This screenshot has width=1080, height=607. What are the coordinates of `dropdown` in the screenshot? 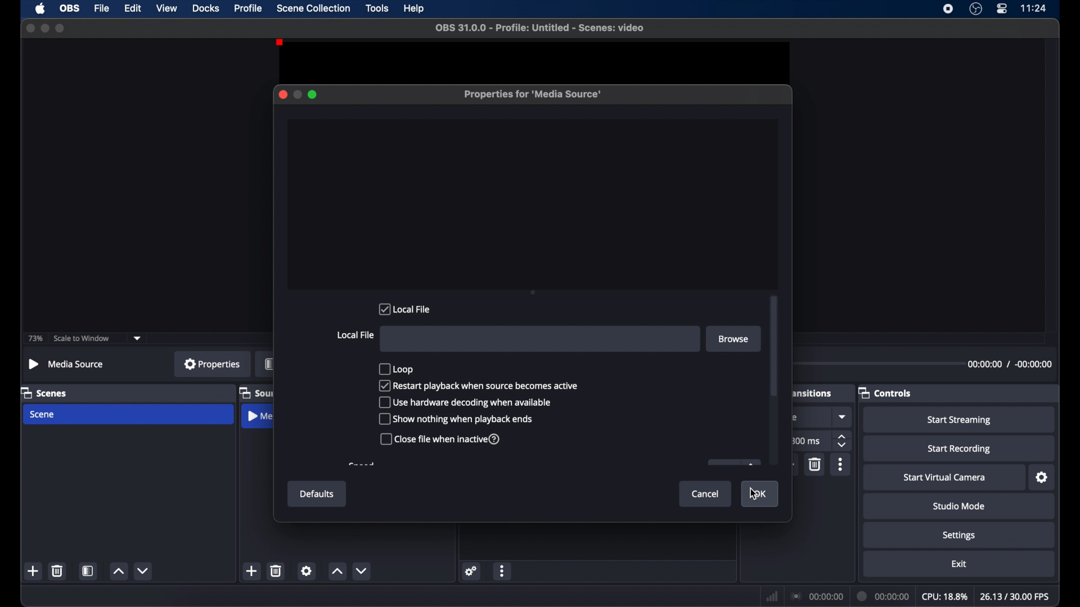 It's located at (138, 338).